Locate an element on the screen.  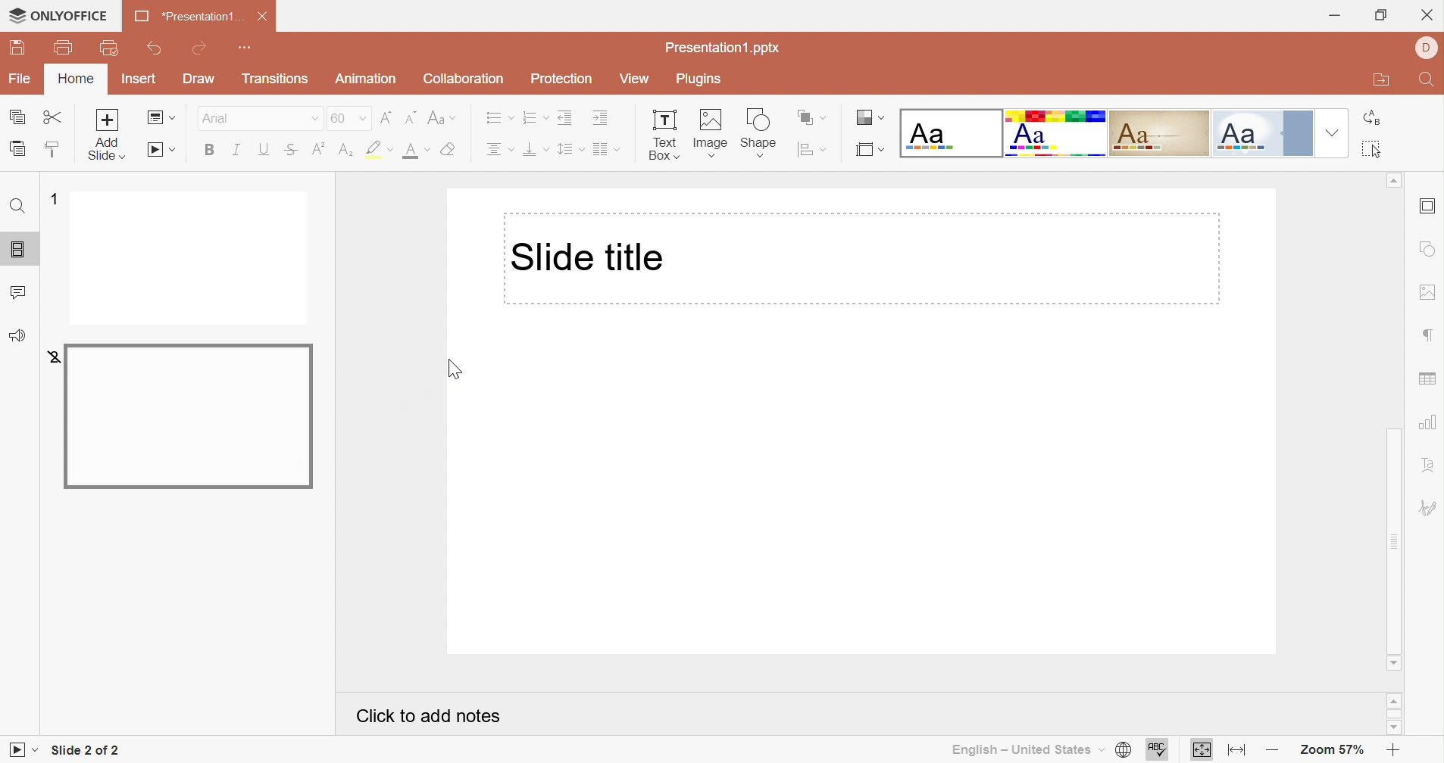
Select all is located at coordinates (1374, 153).